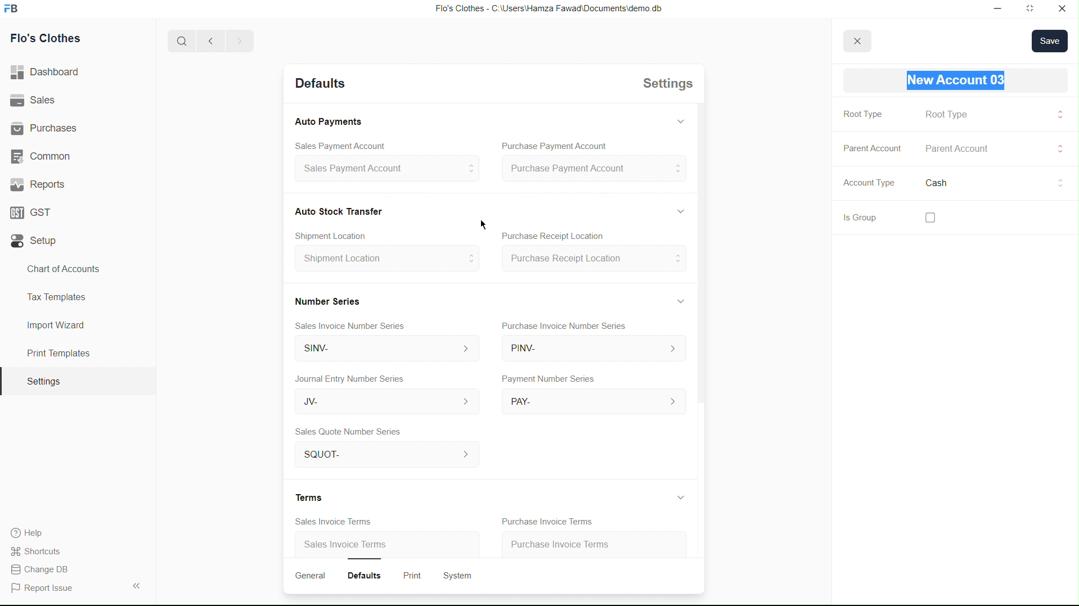 This screenshot has width=1079, height=606. What do you see at coordinates (51, 40) in the screenshot?
I see `Flo's Clothes` at bounding box center [51, 40].